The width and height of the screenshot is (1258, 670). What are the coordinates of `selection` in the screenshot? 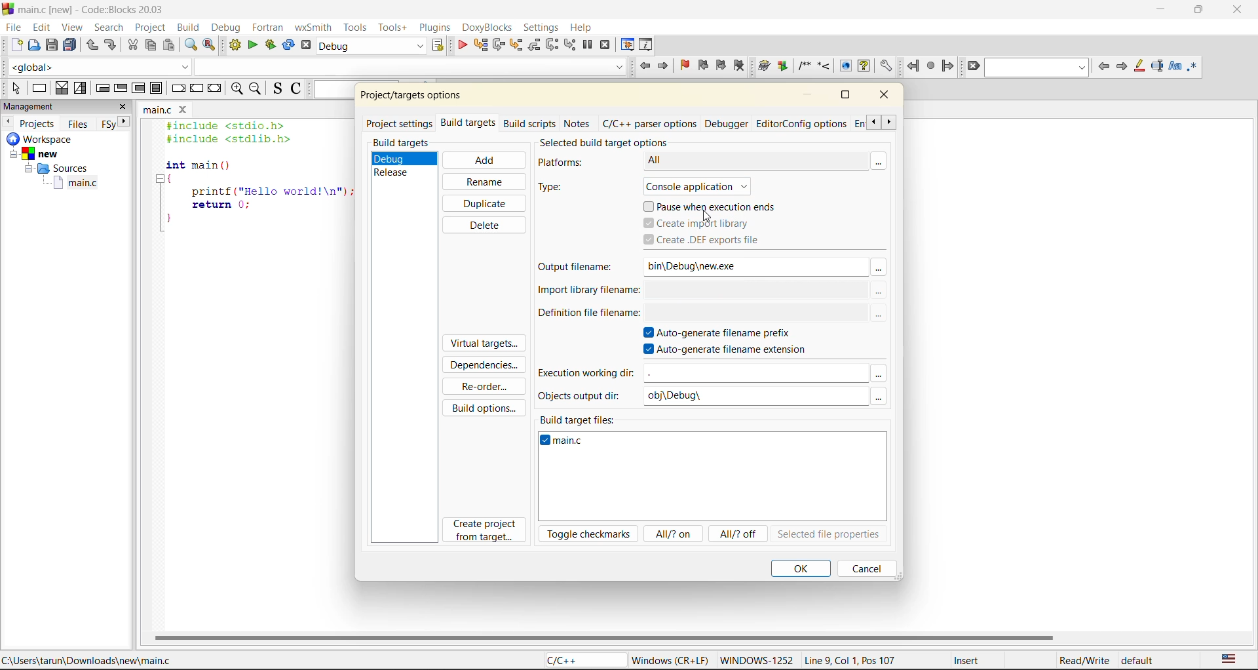 It's located at (82, 88).